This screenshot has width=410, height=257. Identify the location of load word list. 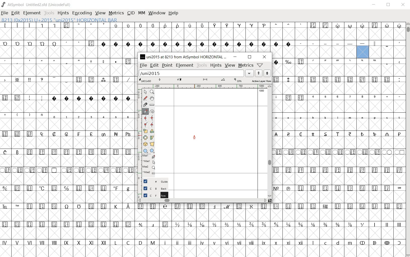
(196, 73).